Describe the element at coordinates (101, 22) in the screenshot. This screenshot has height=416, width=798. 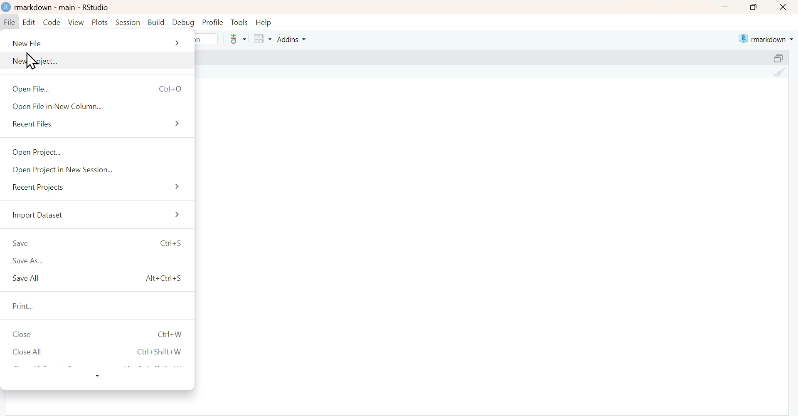
I see `Plots` at that location.